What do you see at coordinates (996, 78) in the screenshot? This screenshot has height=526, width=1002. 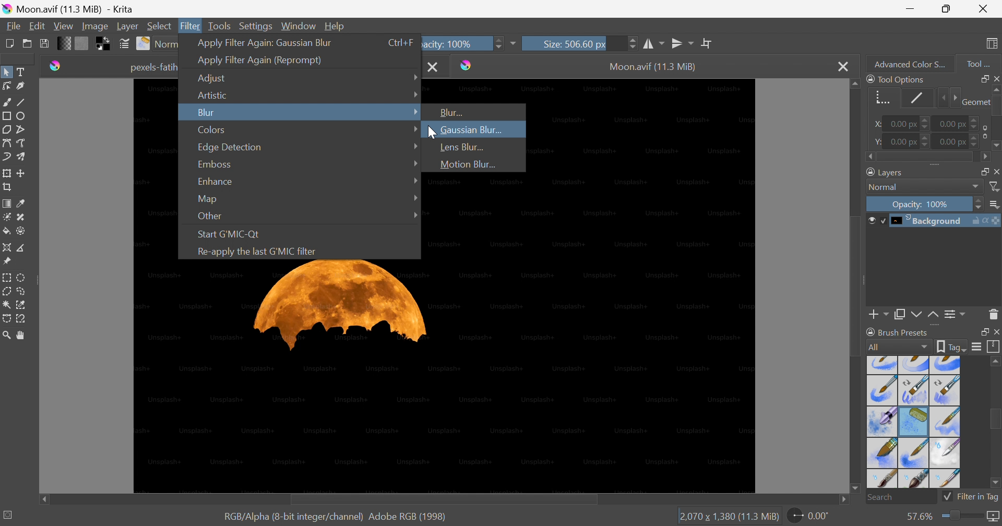 I see `Close` at bounding box center [996, 78].